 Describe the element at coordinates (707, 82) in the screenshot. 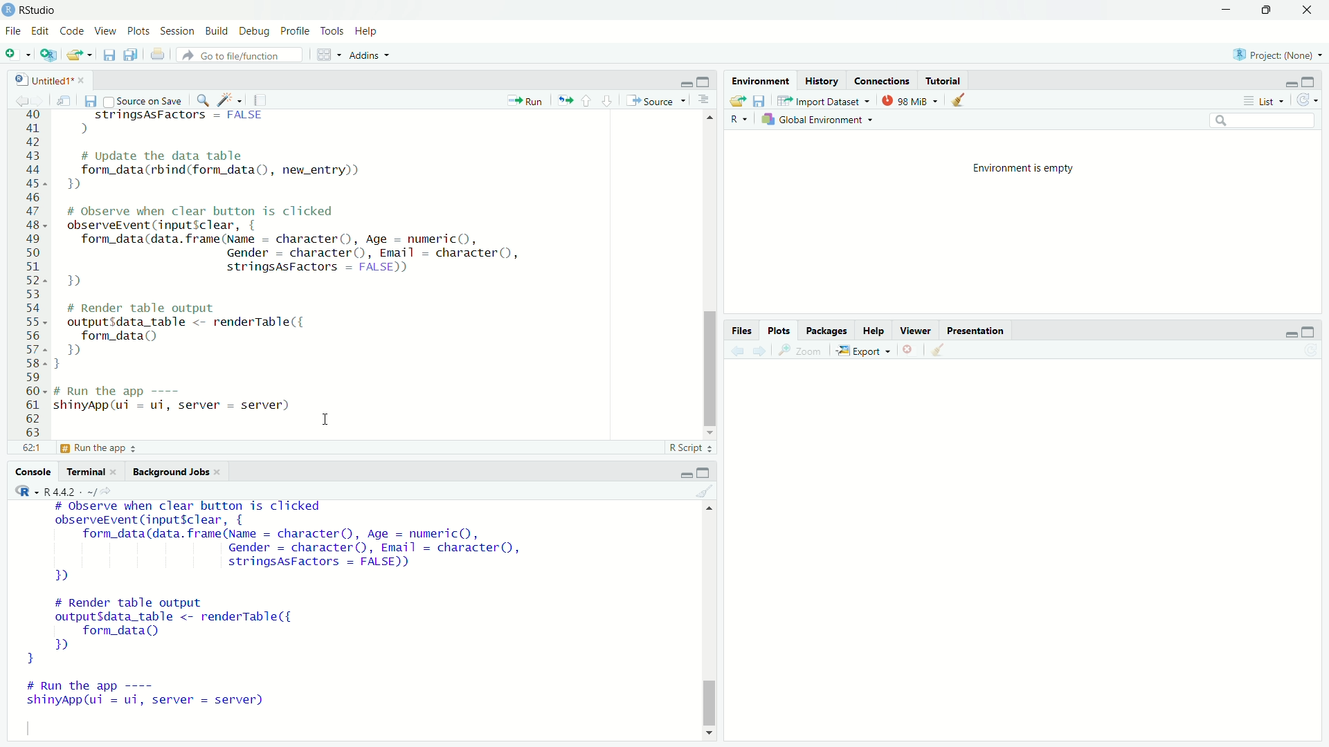

I see `maximize` at that location.